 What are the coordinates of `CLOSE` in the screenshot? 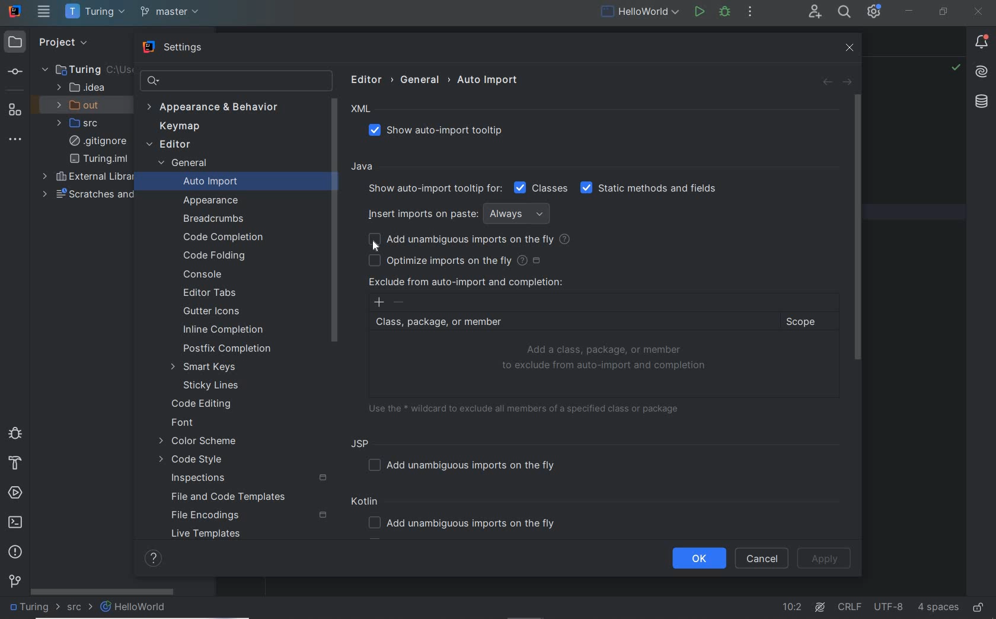 It's located at (977, 12).